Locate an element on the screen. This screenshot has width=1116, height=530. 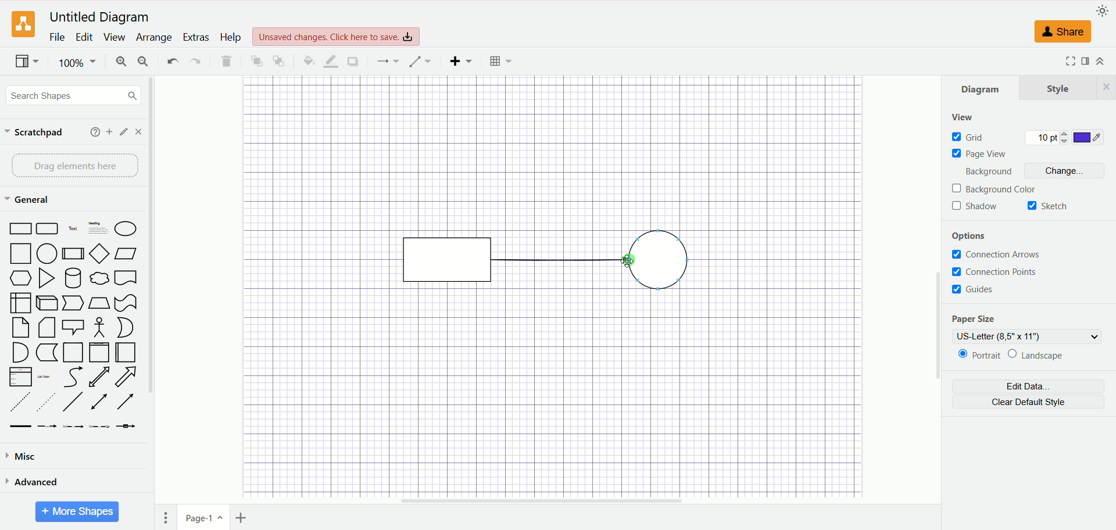
List Item is located at coordinates (45, 377).